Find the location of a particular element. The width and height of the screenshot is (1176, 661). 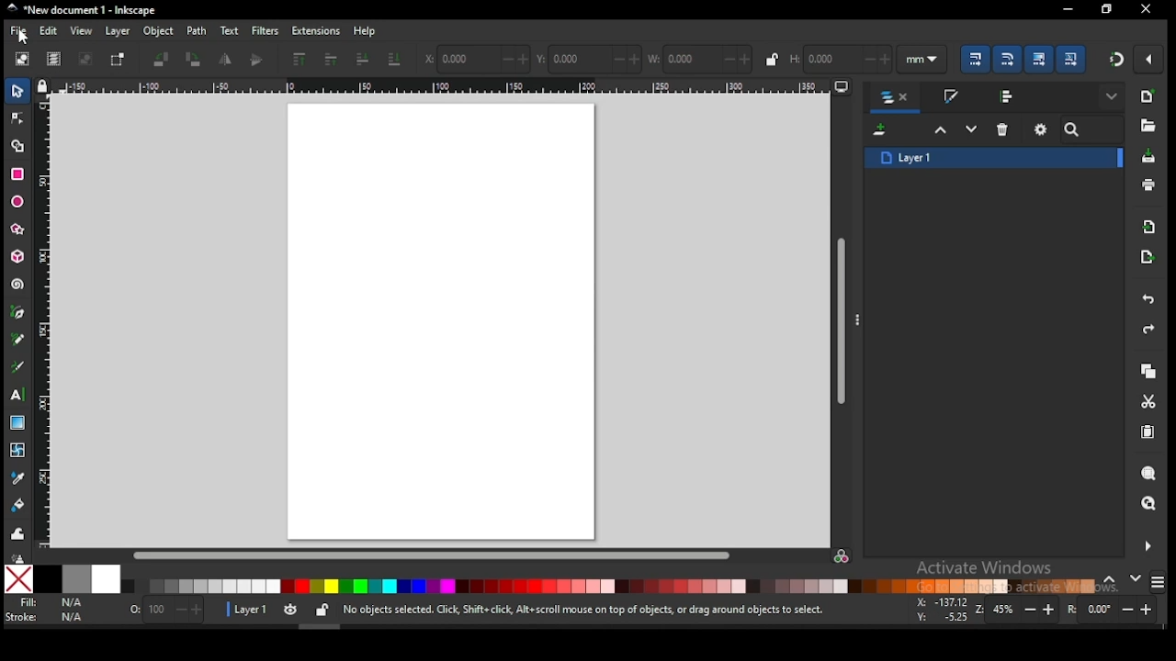

document (white color) is located at coordinates (442, 321).